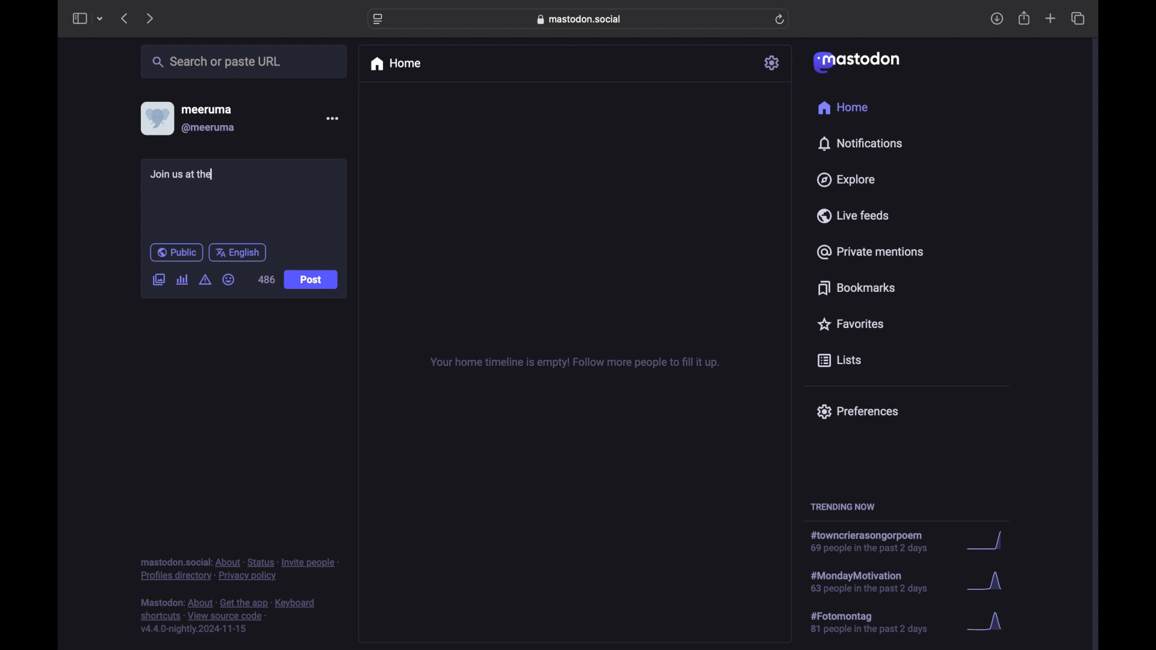 The image size is (1156, 650). Describe the element at coordinates (182, 175) in the screenshot. I see `Join us at the` at that location.